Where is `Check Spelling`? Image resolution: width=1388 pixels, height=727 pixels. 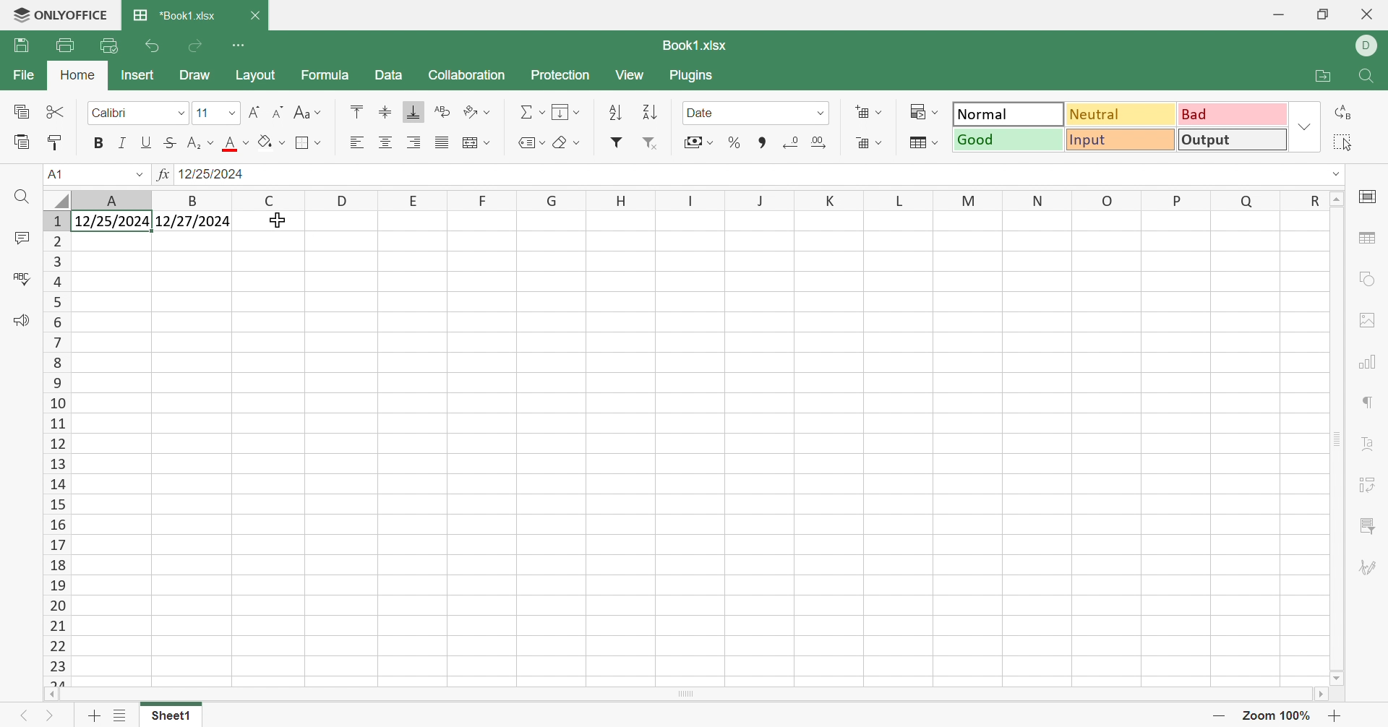
Check Spelling is located at coordinates (21, 280).